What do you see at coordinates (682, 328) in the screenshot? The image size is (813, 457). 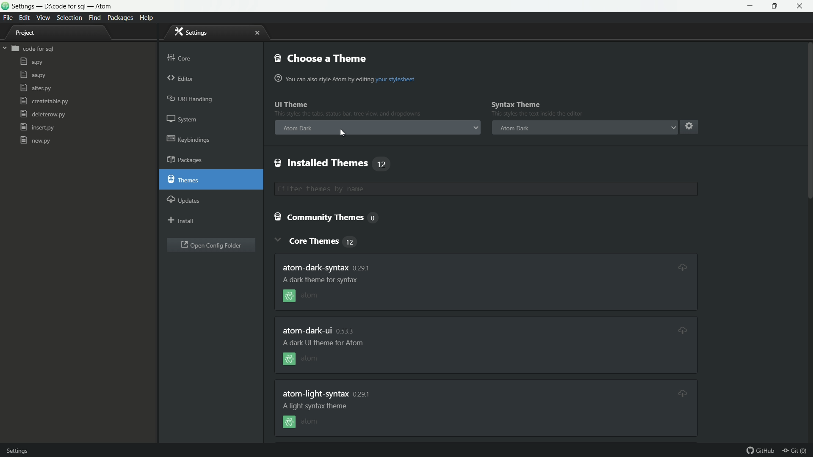 I see `download` at bounding box center [682, 328].